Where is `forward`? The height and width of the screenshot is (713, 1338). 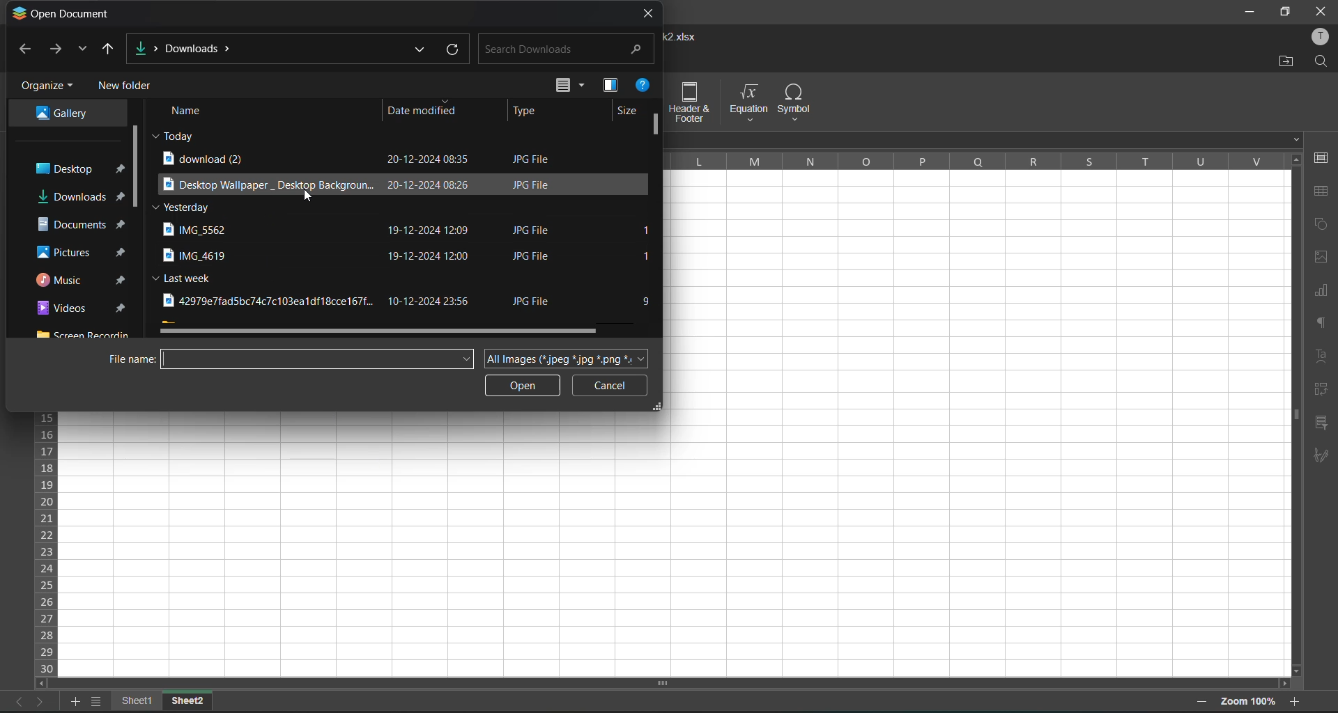
forward is located at coordinates (57, 51).